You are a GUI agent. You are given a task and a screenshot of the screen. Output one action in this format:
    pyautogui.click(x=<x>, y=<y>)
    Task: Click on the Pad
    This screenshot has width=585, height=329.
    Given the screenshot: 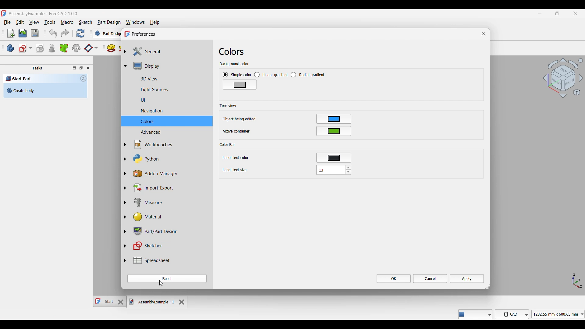 What is the action you would take?
    pyautogui.click(x=111, y=48)
    